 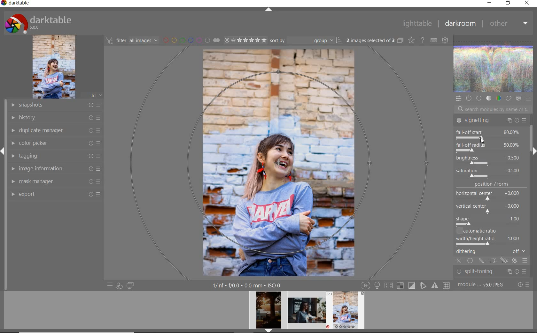 What do you see at coordinates (268, 10) in the screenshot?
I see `expand/collapse` at bounding box center [268, 10].